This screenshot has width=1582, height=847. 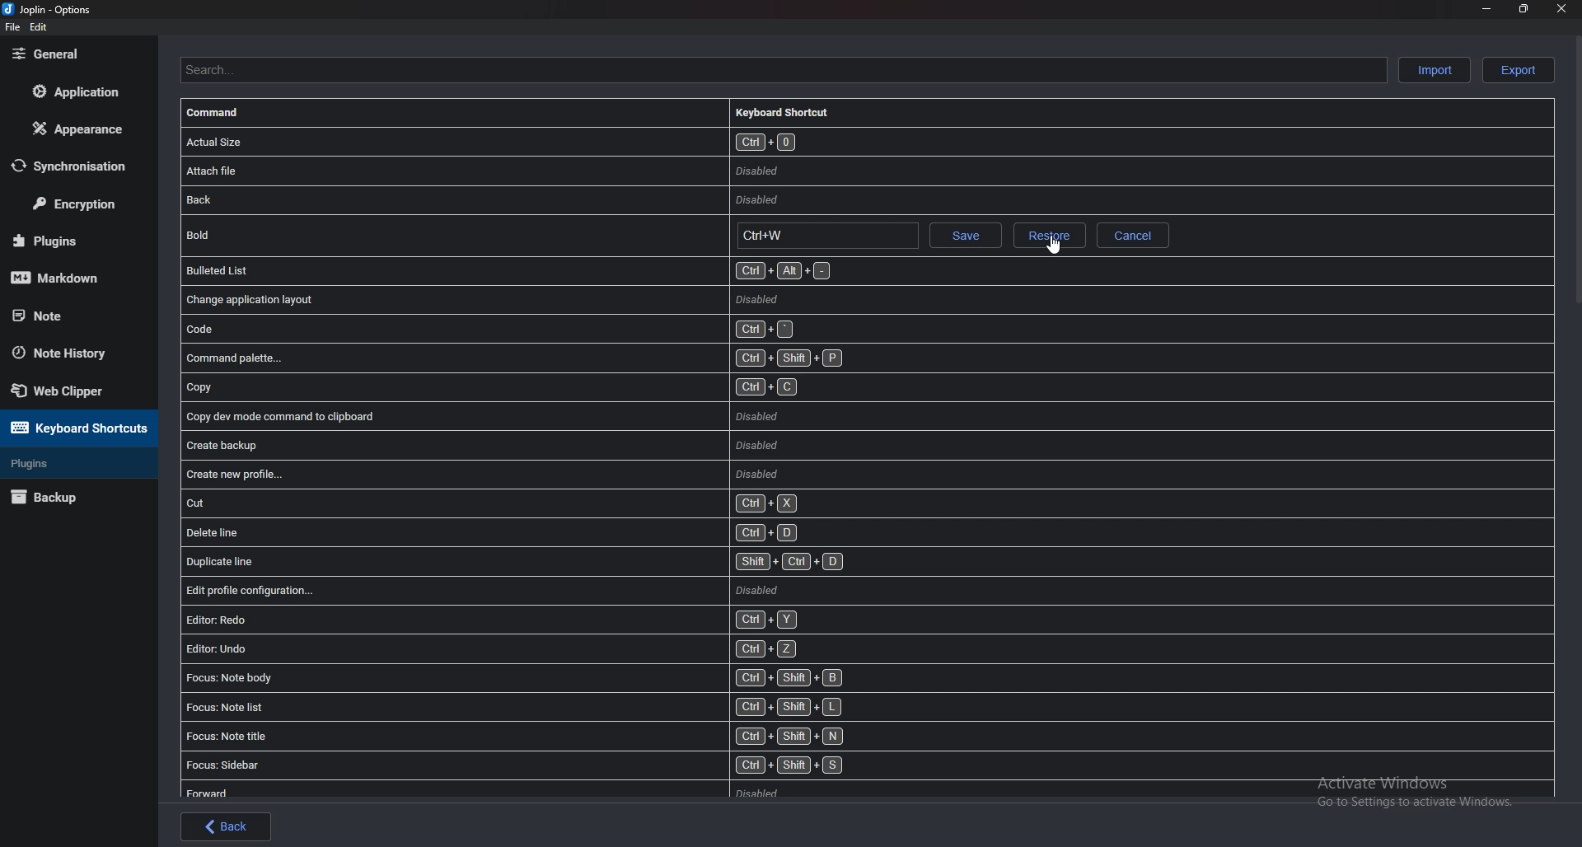 What do you see at coordinates (49, 9) in the screenshot?
I see `joplin - Option` at bounding box center [49, 9].